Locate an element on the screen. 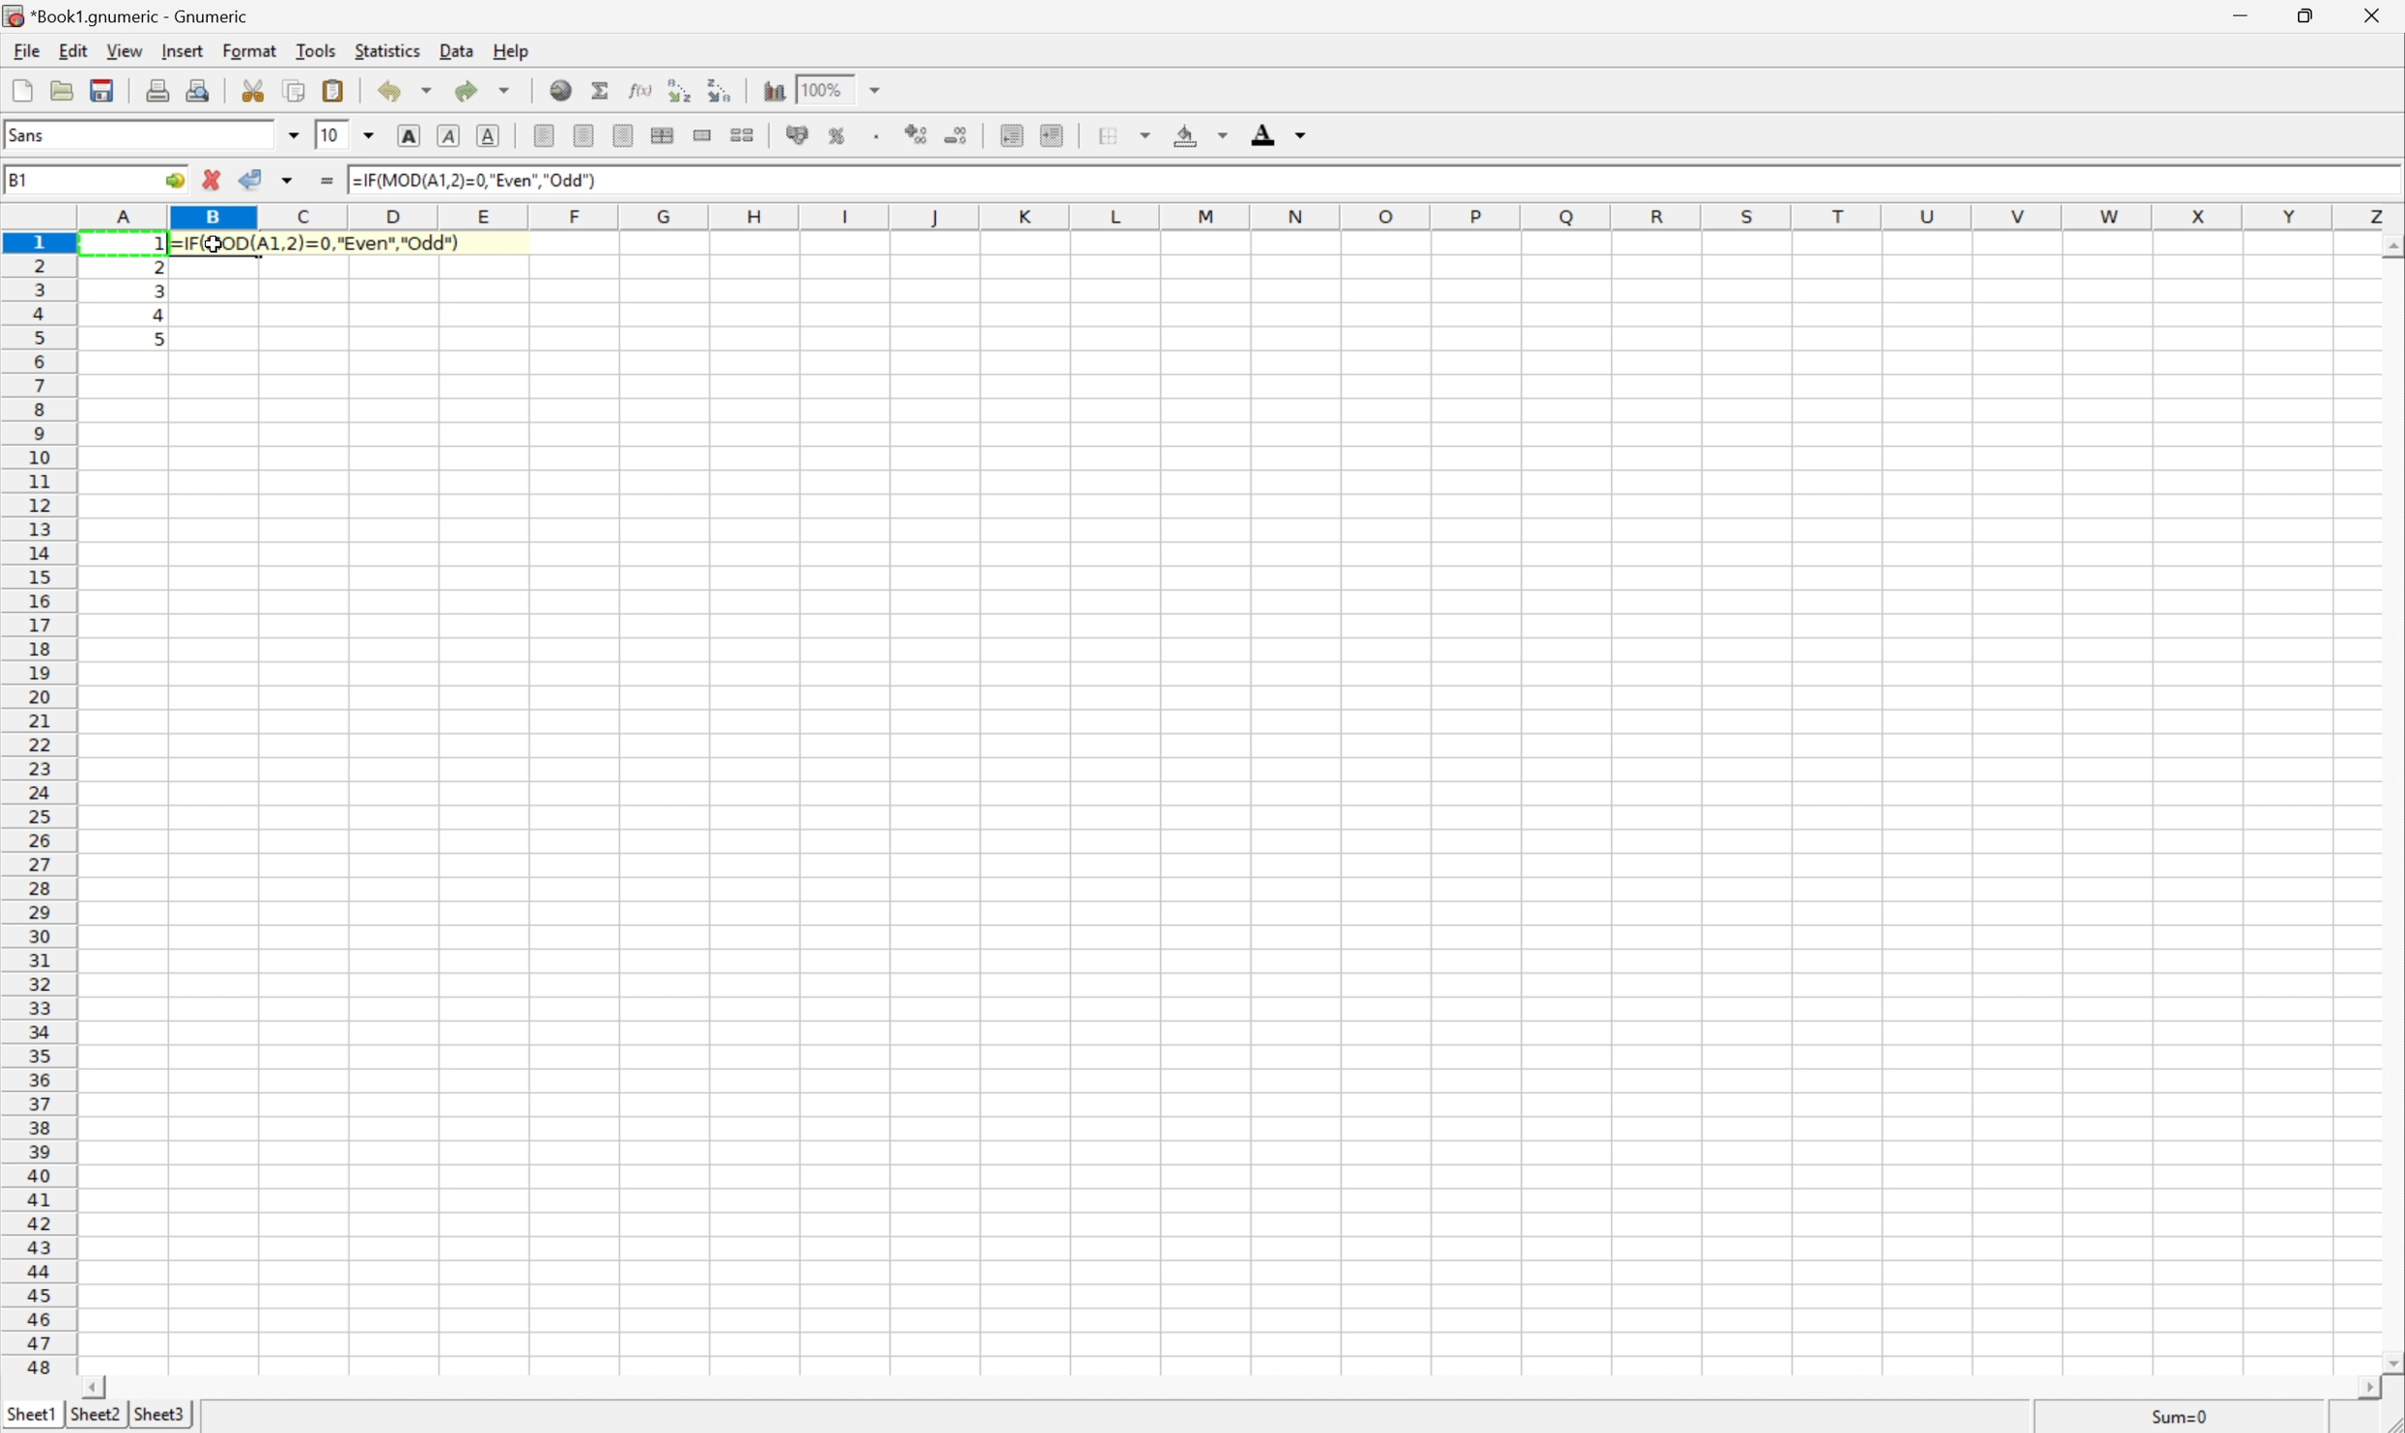 The width and height of the screenshot is (2405, 1433). 5 is located at coordinates (161, 339).